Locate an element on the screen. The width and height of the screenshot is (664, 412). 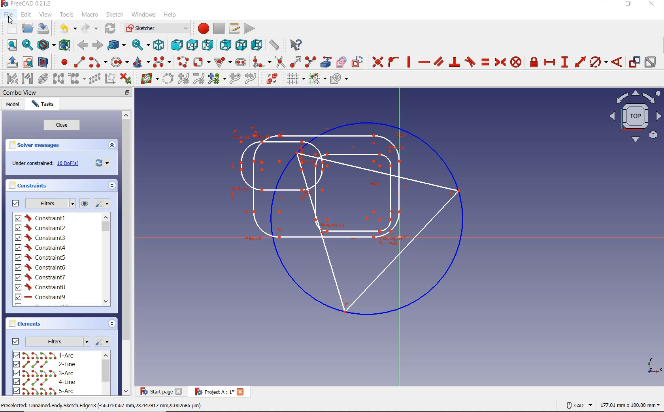
constrain arc or circle is located at coordinates (598, 63).